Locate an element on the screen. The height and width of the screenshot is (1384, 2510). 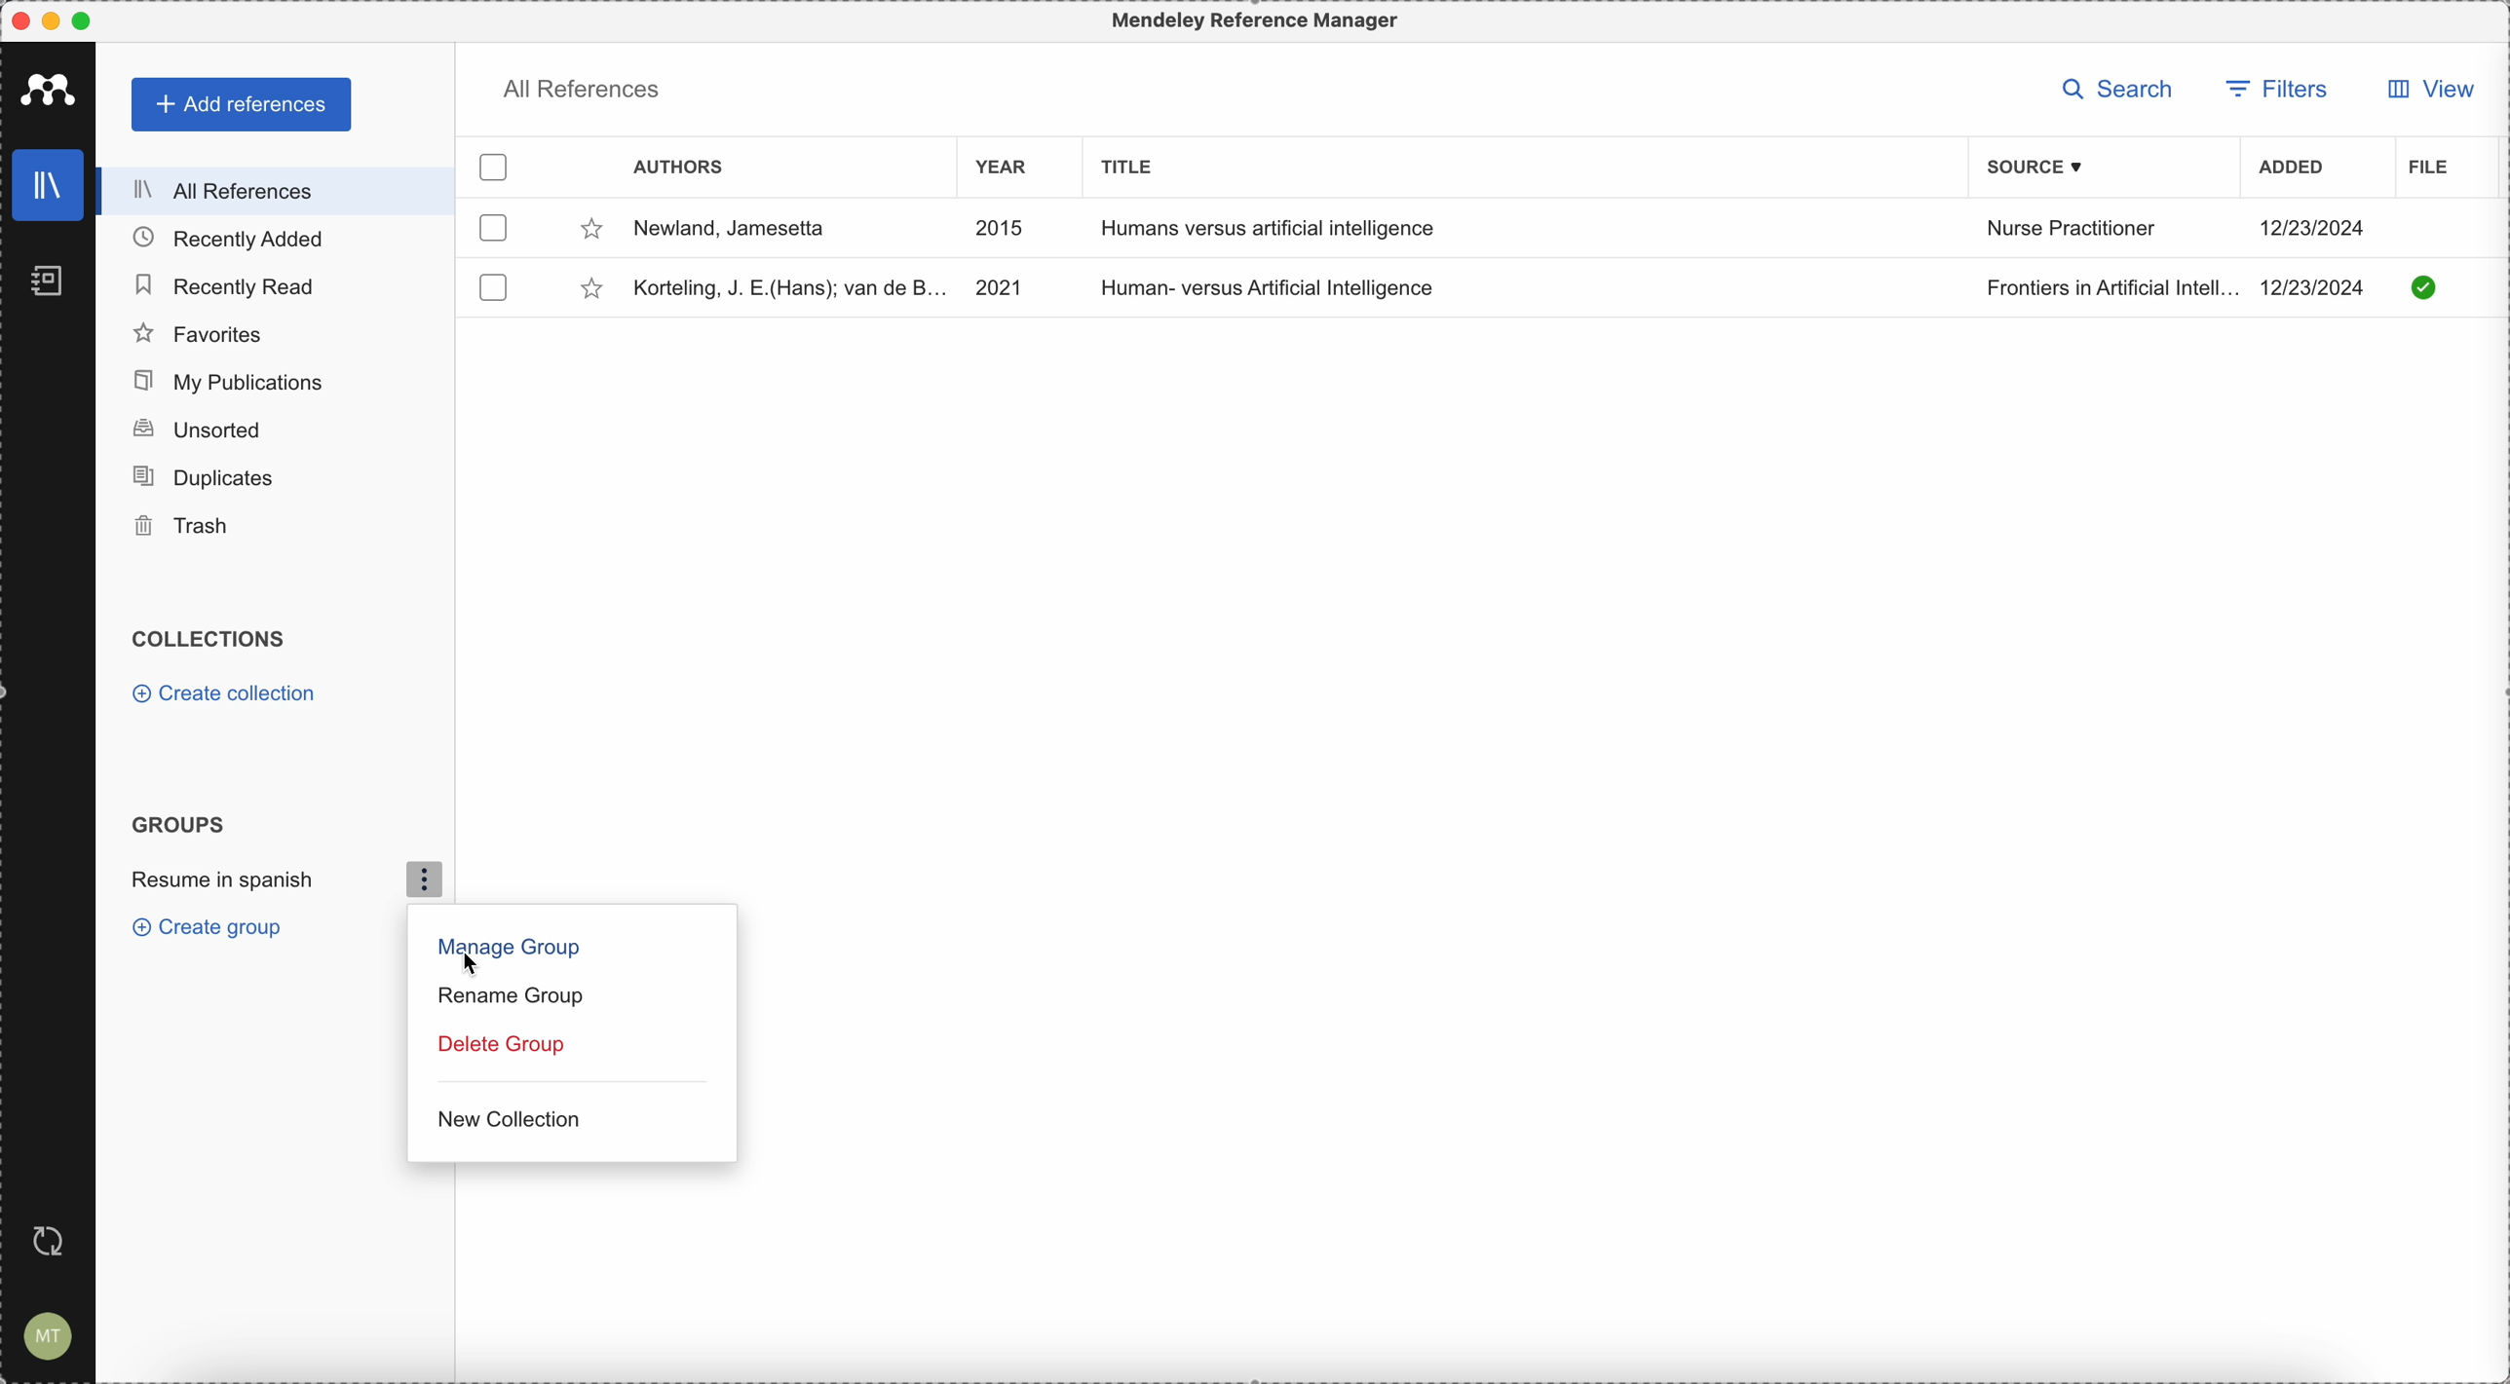
Nurse Practitioner is located at coordinates (2070, 232).